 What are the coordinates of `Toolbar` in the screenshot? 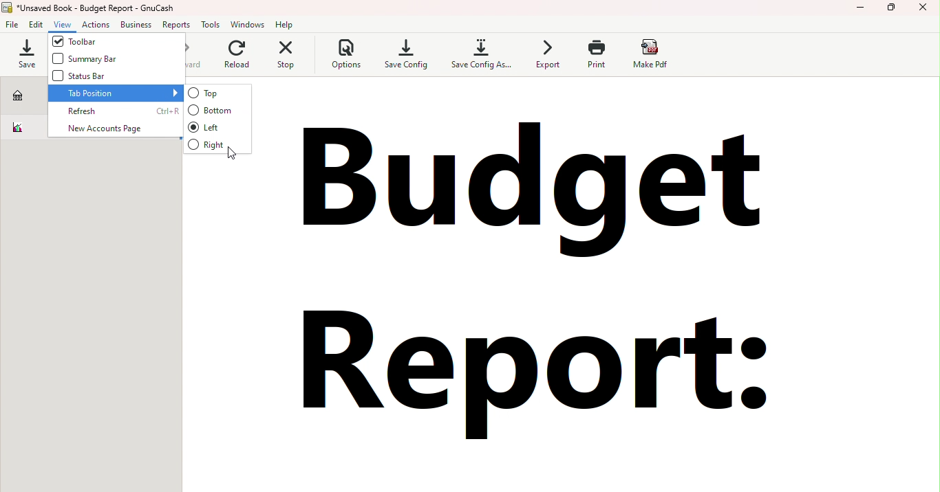 It's located at (115, 42).